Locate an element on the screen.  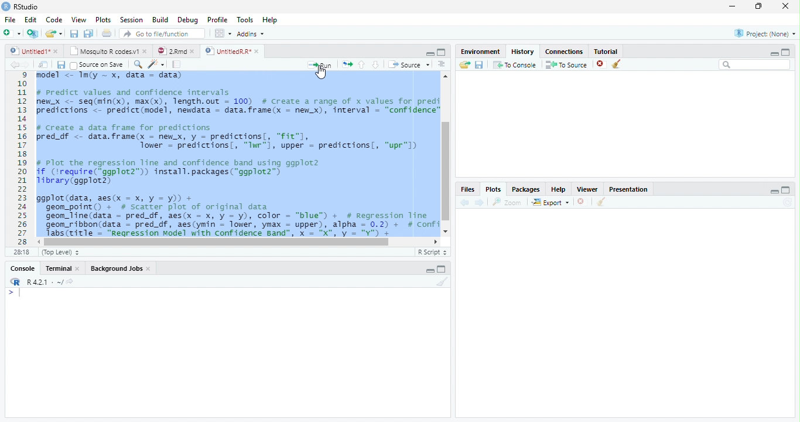
Project (None) is located at coordinates (765, 33).